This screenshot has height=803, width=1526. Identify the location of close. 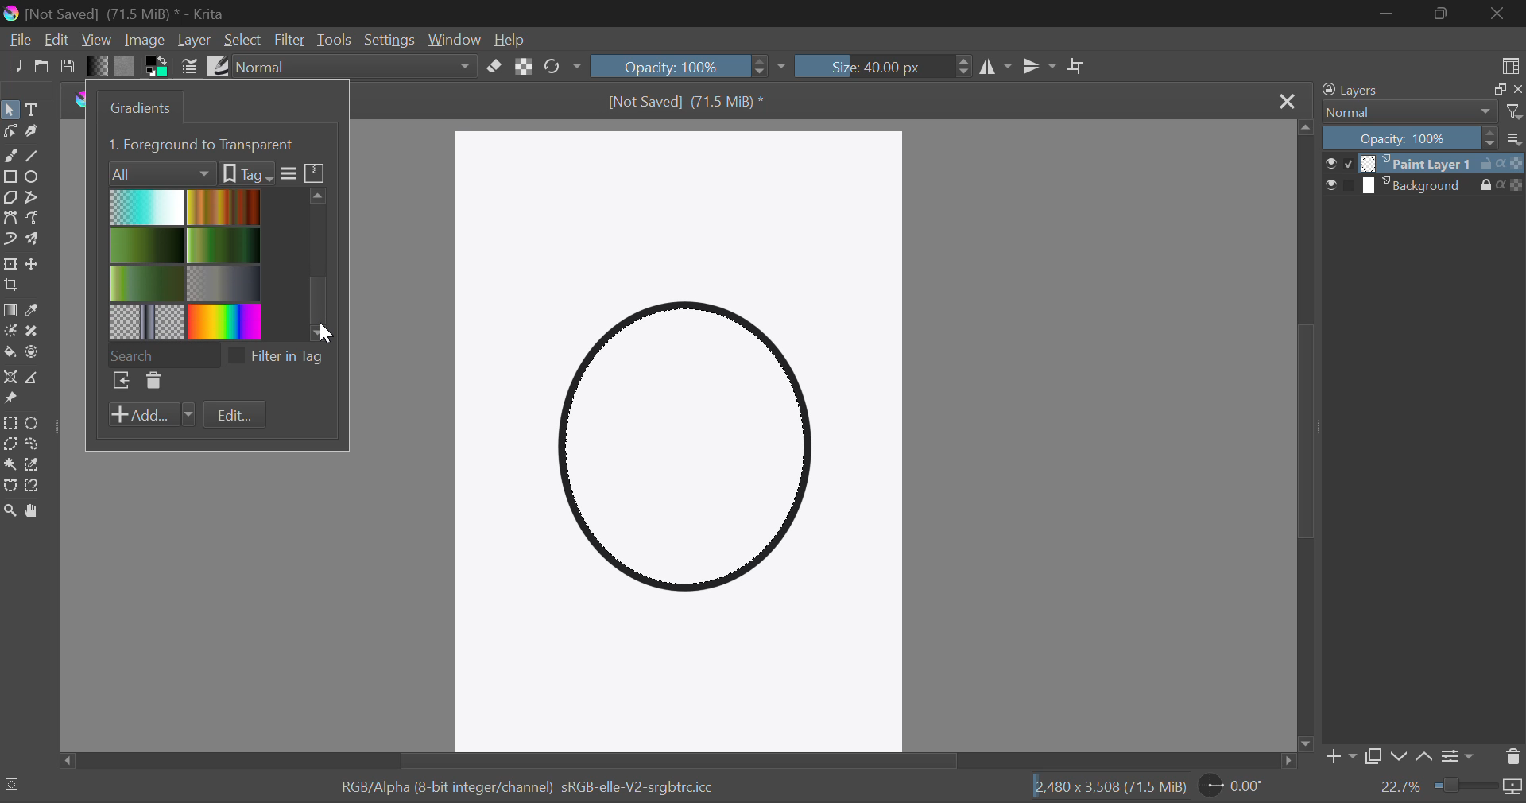
(1518, 88).